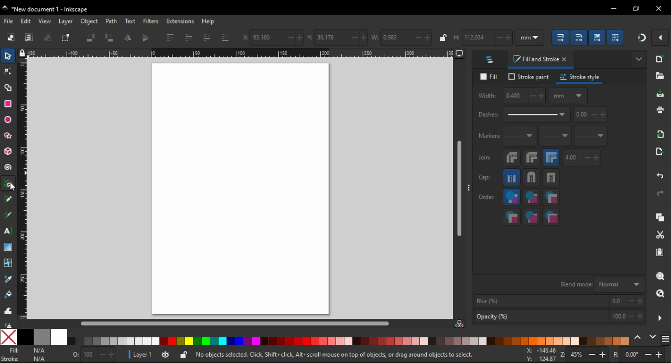 The height and width of the screenshot is (363, 671). I want to click on height of selection, so click(482, 37).